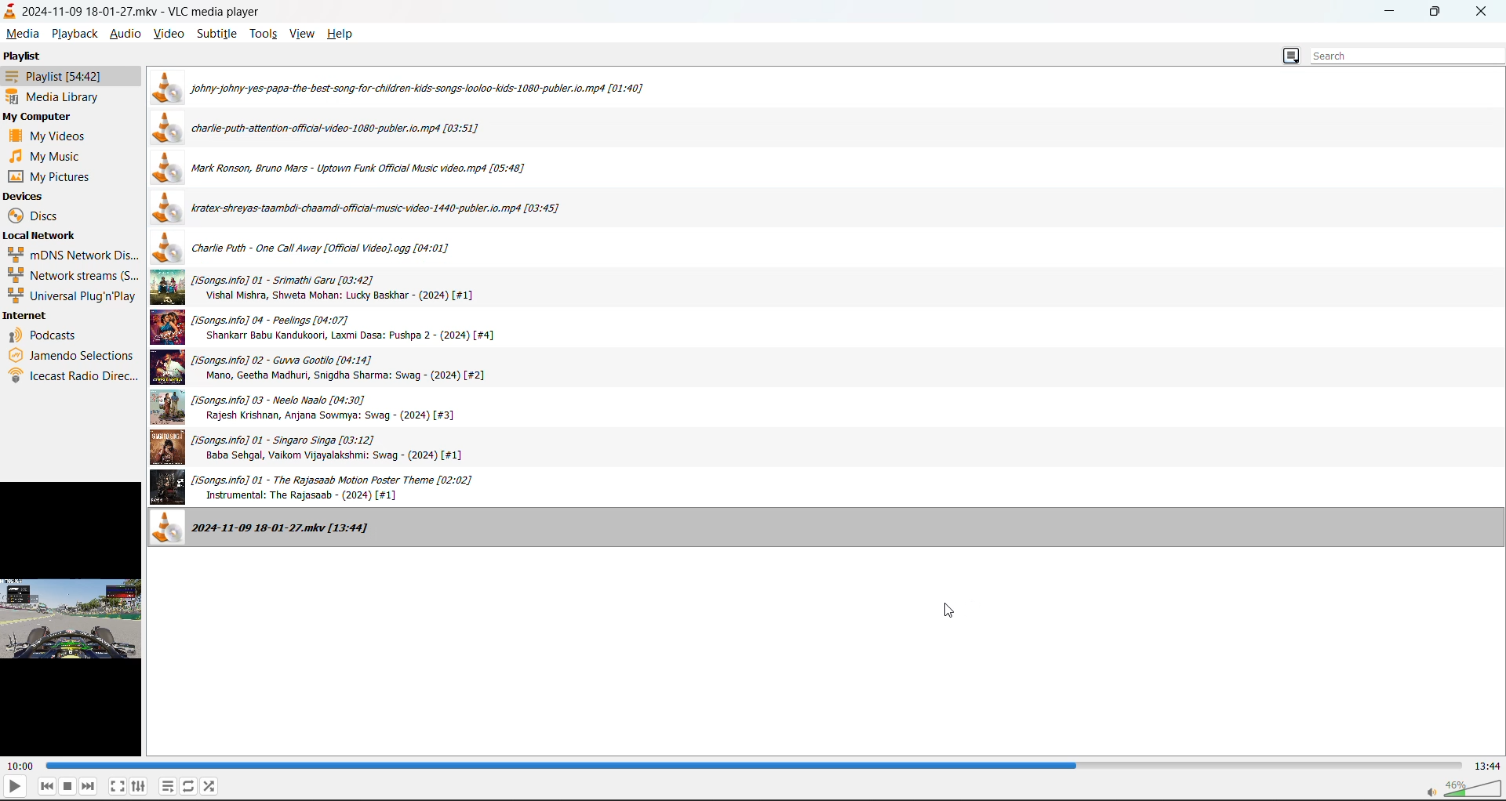 Image resolution: width=1506 pixels, height=801 pixels. I want to click on tracks without duration, so click(329, 129).